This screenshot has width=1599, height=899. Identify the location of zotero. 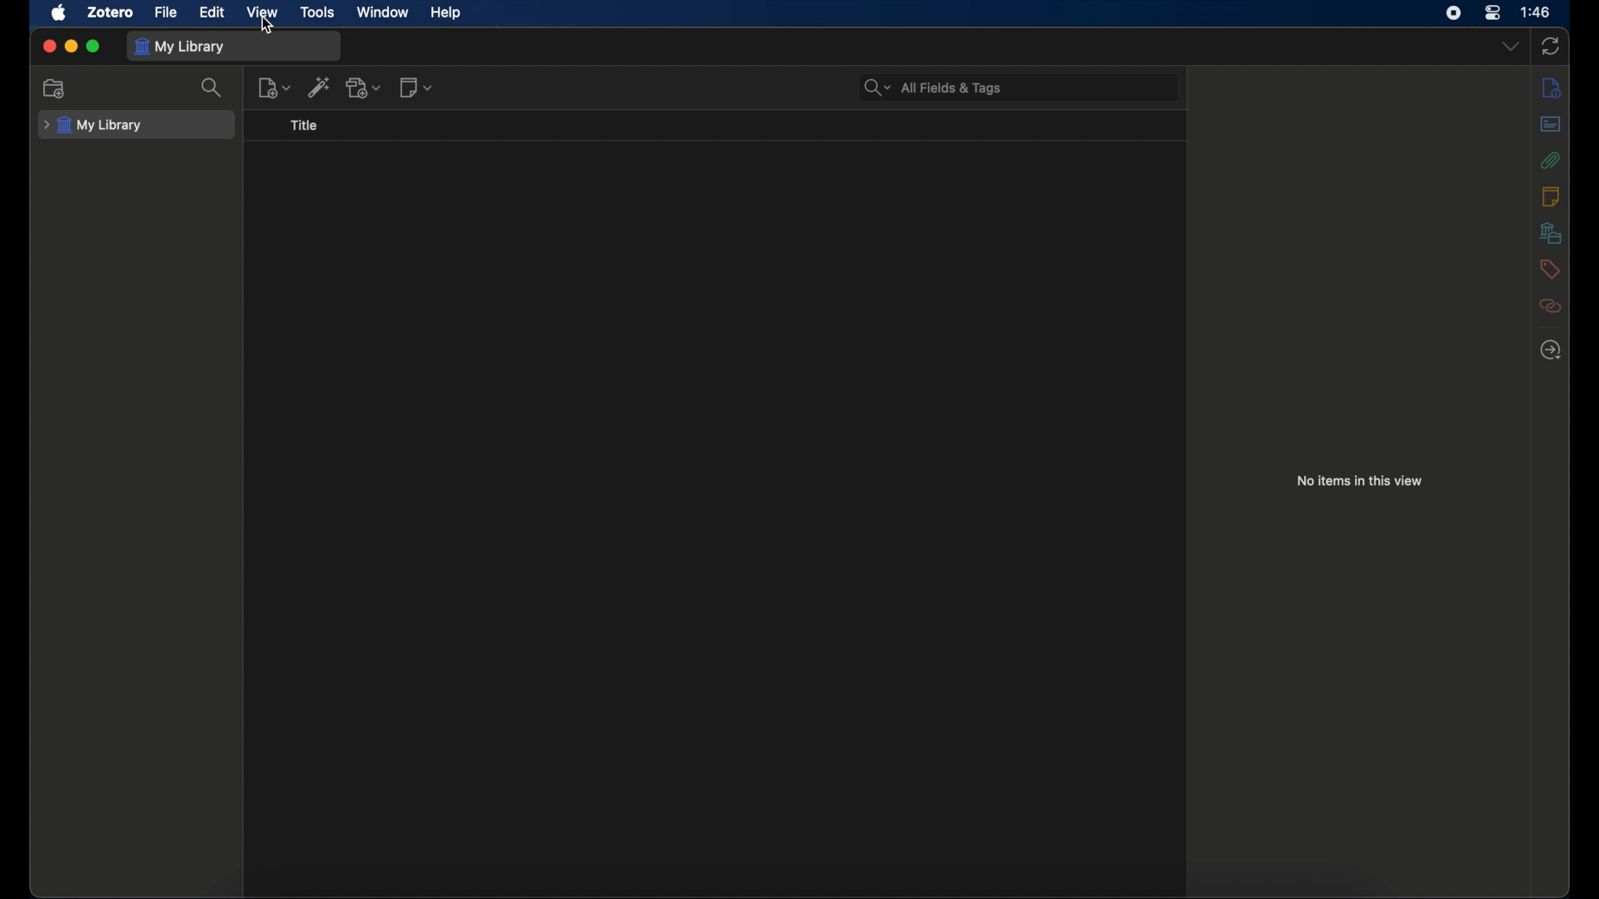
(109, 12).